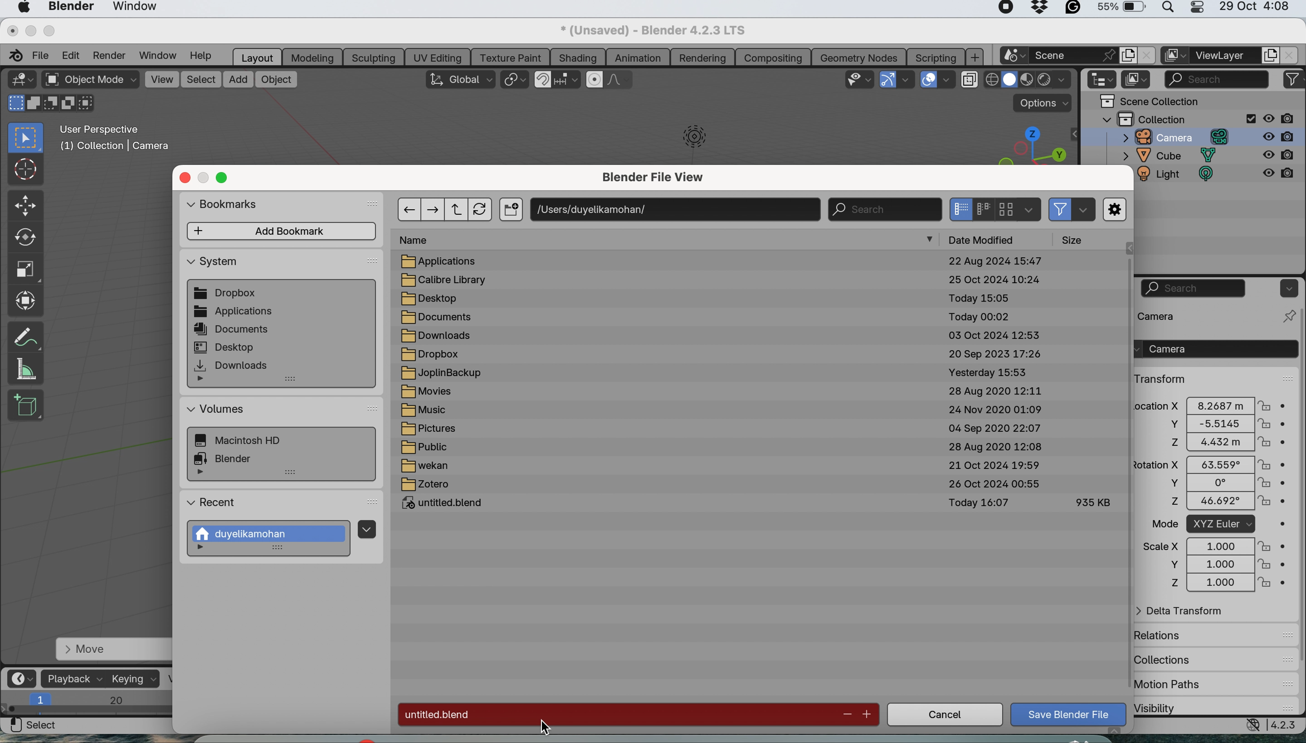 This screenshot has height=743, width=1306. Describe the element at coordinates (1040, 9) in the screenshot. I see `dropbox` at that location.